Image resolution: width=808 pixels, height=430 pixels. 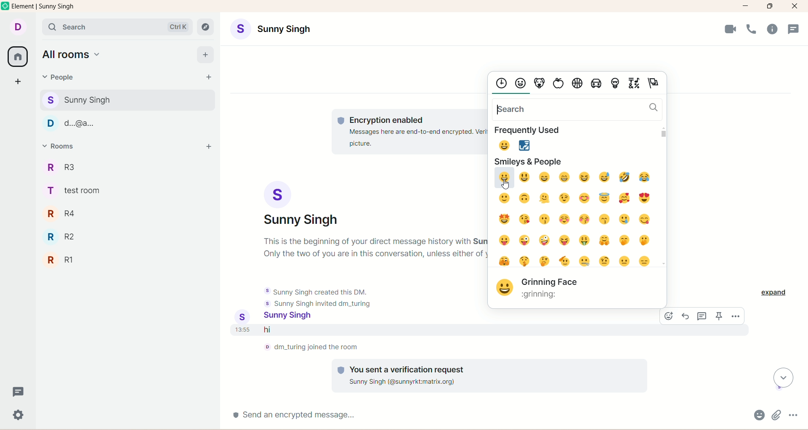 I want to click on Flags, so click(x=654, y=84).